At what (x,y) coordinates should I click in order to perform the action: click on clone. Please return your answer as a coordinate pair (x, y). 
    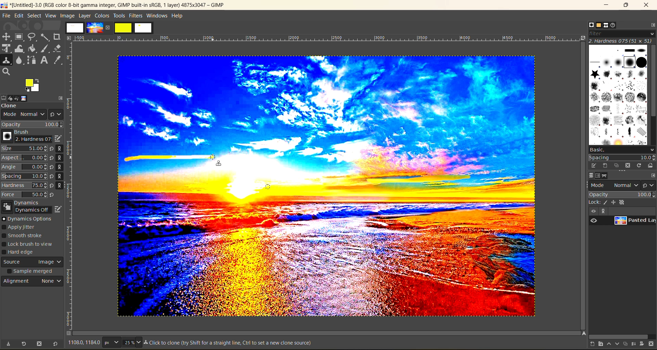
    Looking at the image, I should click on (15, 106).